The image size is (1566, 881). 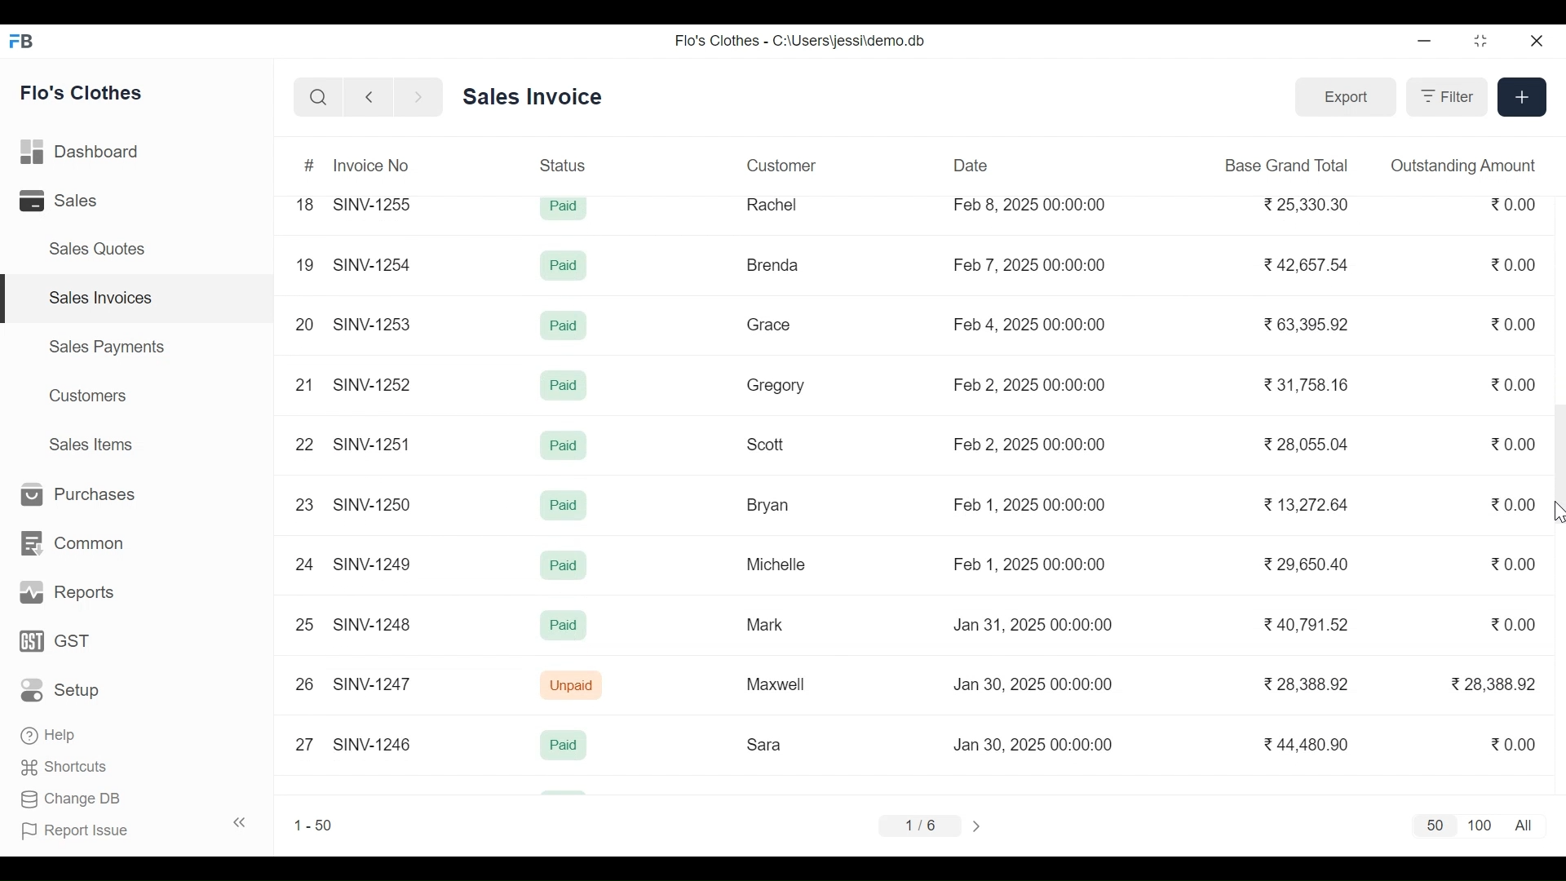 What do you see at coordinates (803, 40) in the screenshot?
I see `Flo's Clothes - C:\Users\jessi\demo.db` at bounding box center [803, 40].